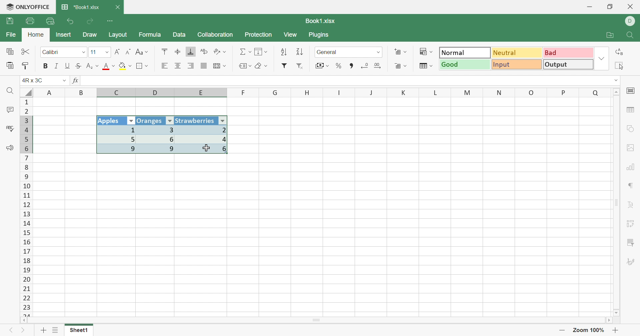 The height and width of the screenshot is (336, 640). I want to click on Scroll right, so click(608, 320).